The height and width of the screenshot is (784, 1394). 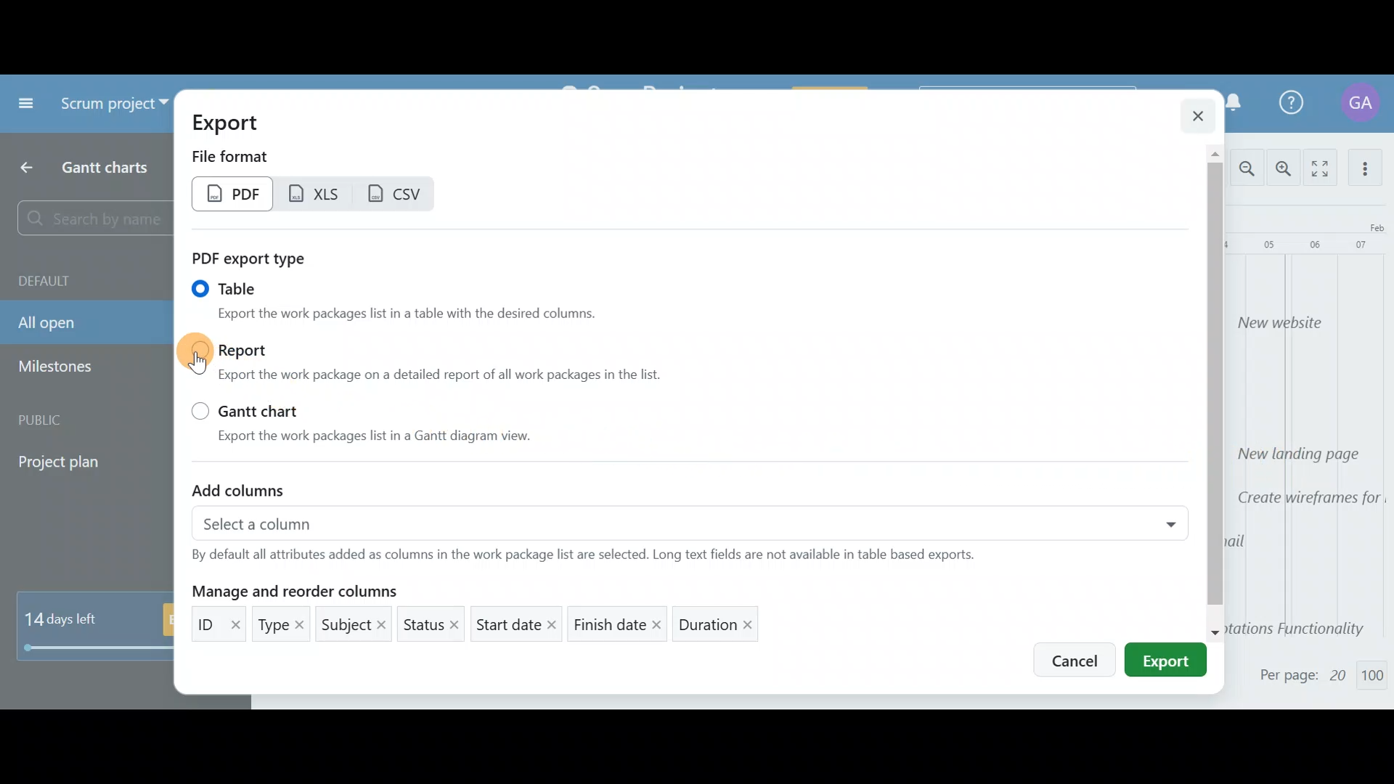 What do you see at coordinates (1368, 166) in the screenshot?
I see `More actions` at bounding box center [1368, 166].